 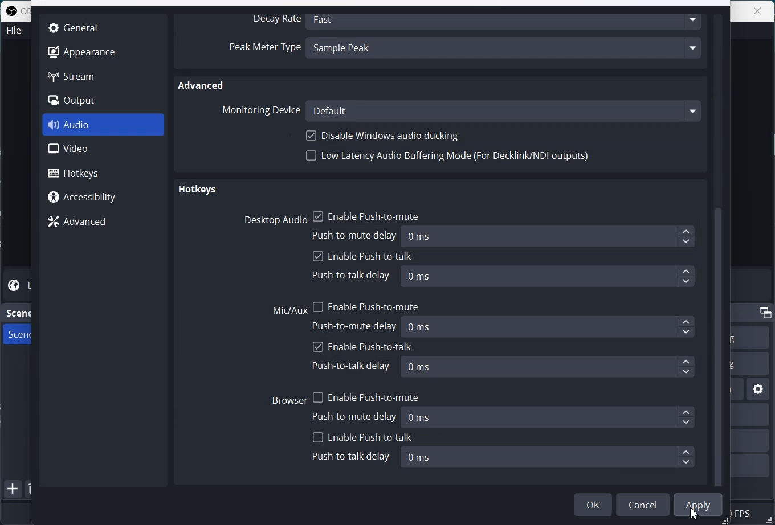 What do you see at coordinates (448, 159) in the screenshot?
I see `Low Latency Audio Buffering Mode (For Decklink/NDI outputs)` at bounding box center [448, 159].